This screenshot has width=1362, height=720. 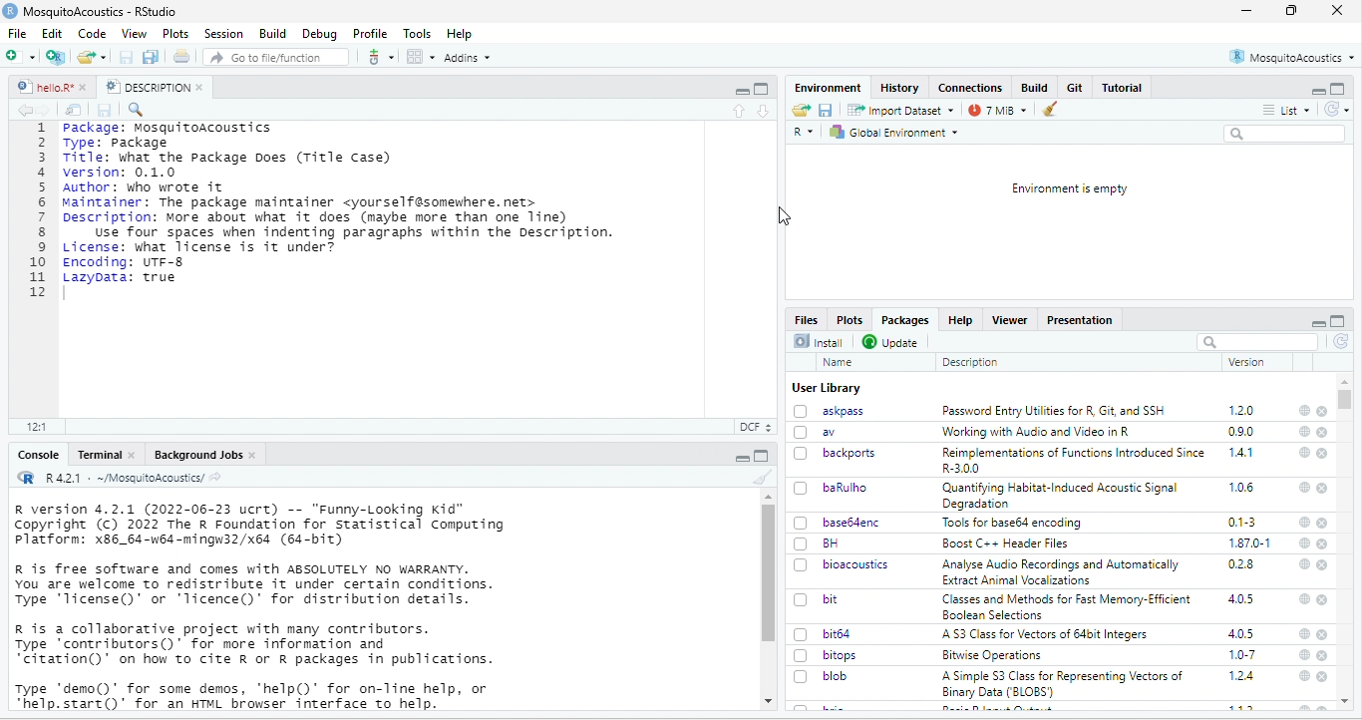 What do you see at coordinates (1316, 89) in the screenshot?
I see `minimize` at bounding box center [1316, 89].